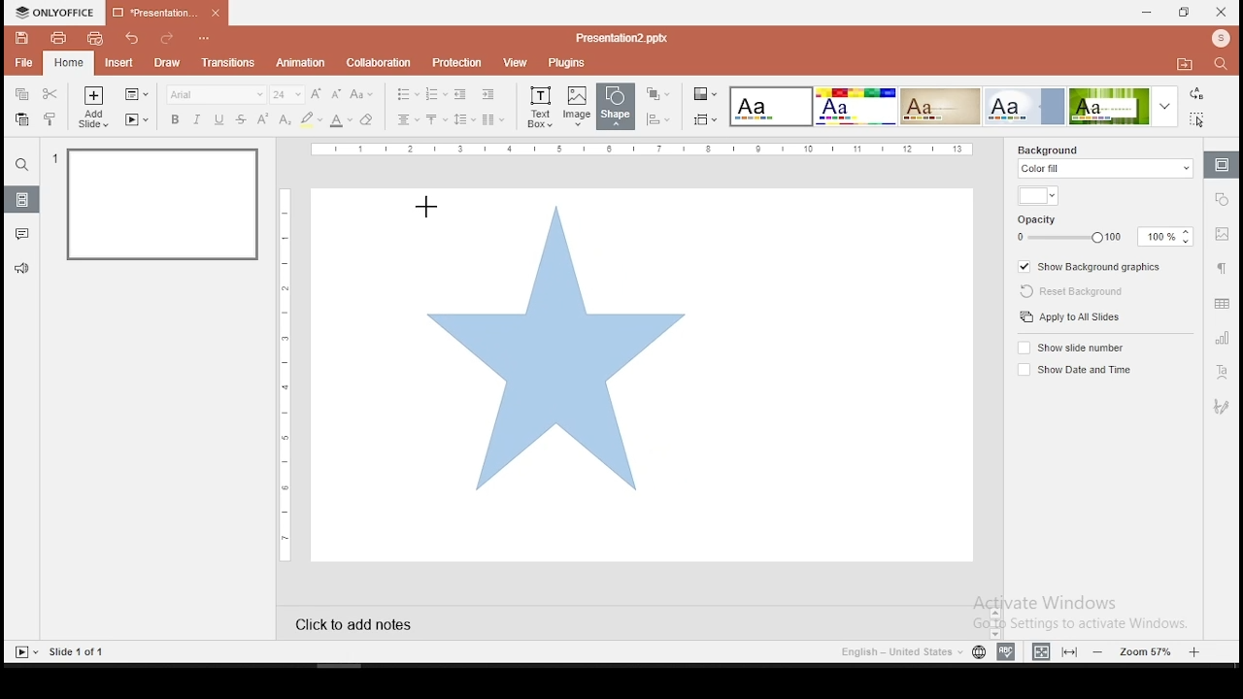 This screenshot has width=1243, height=699. What do you see at coordinates (1222, 303) in the screenshot?
I see `table settings` at bounding box center [1222, 303].